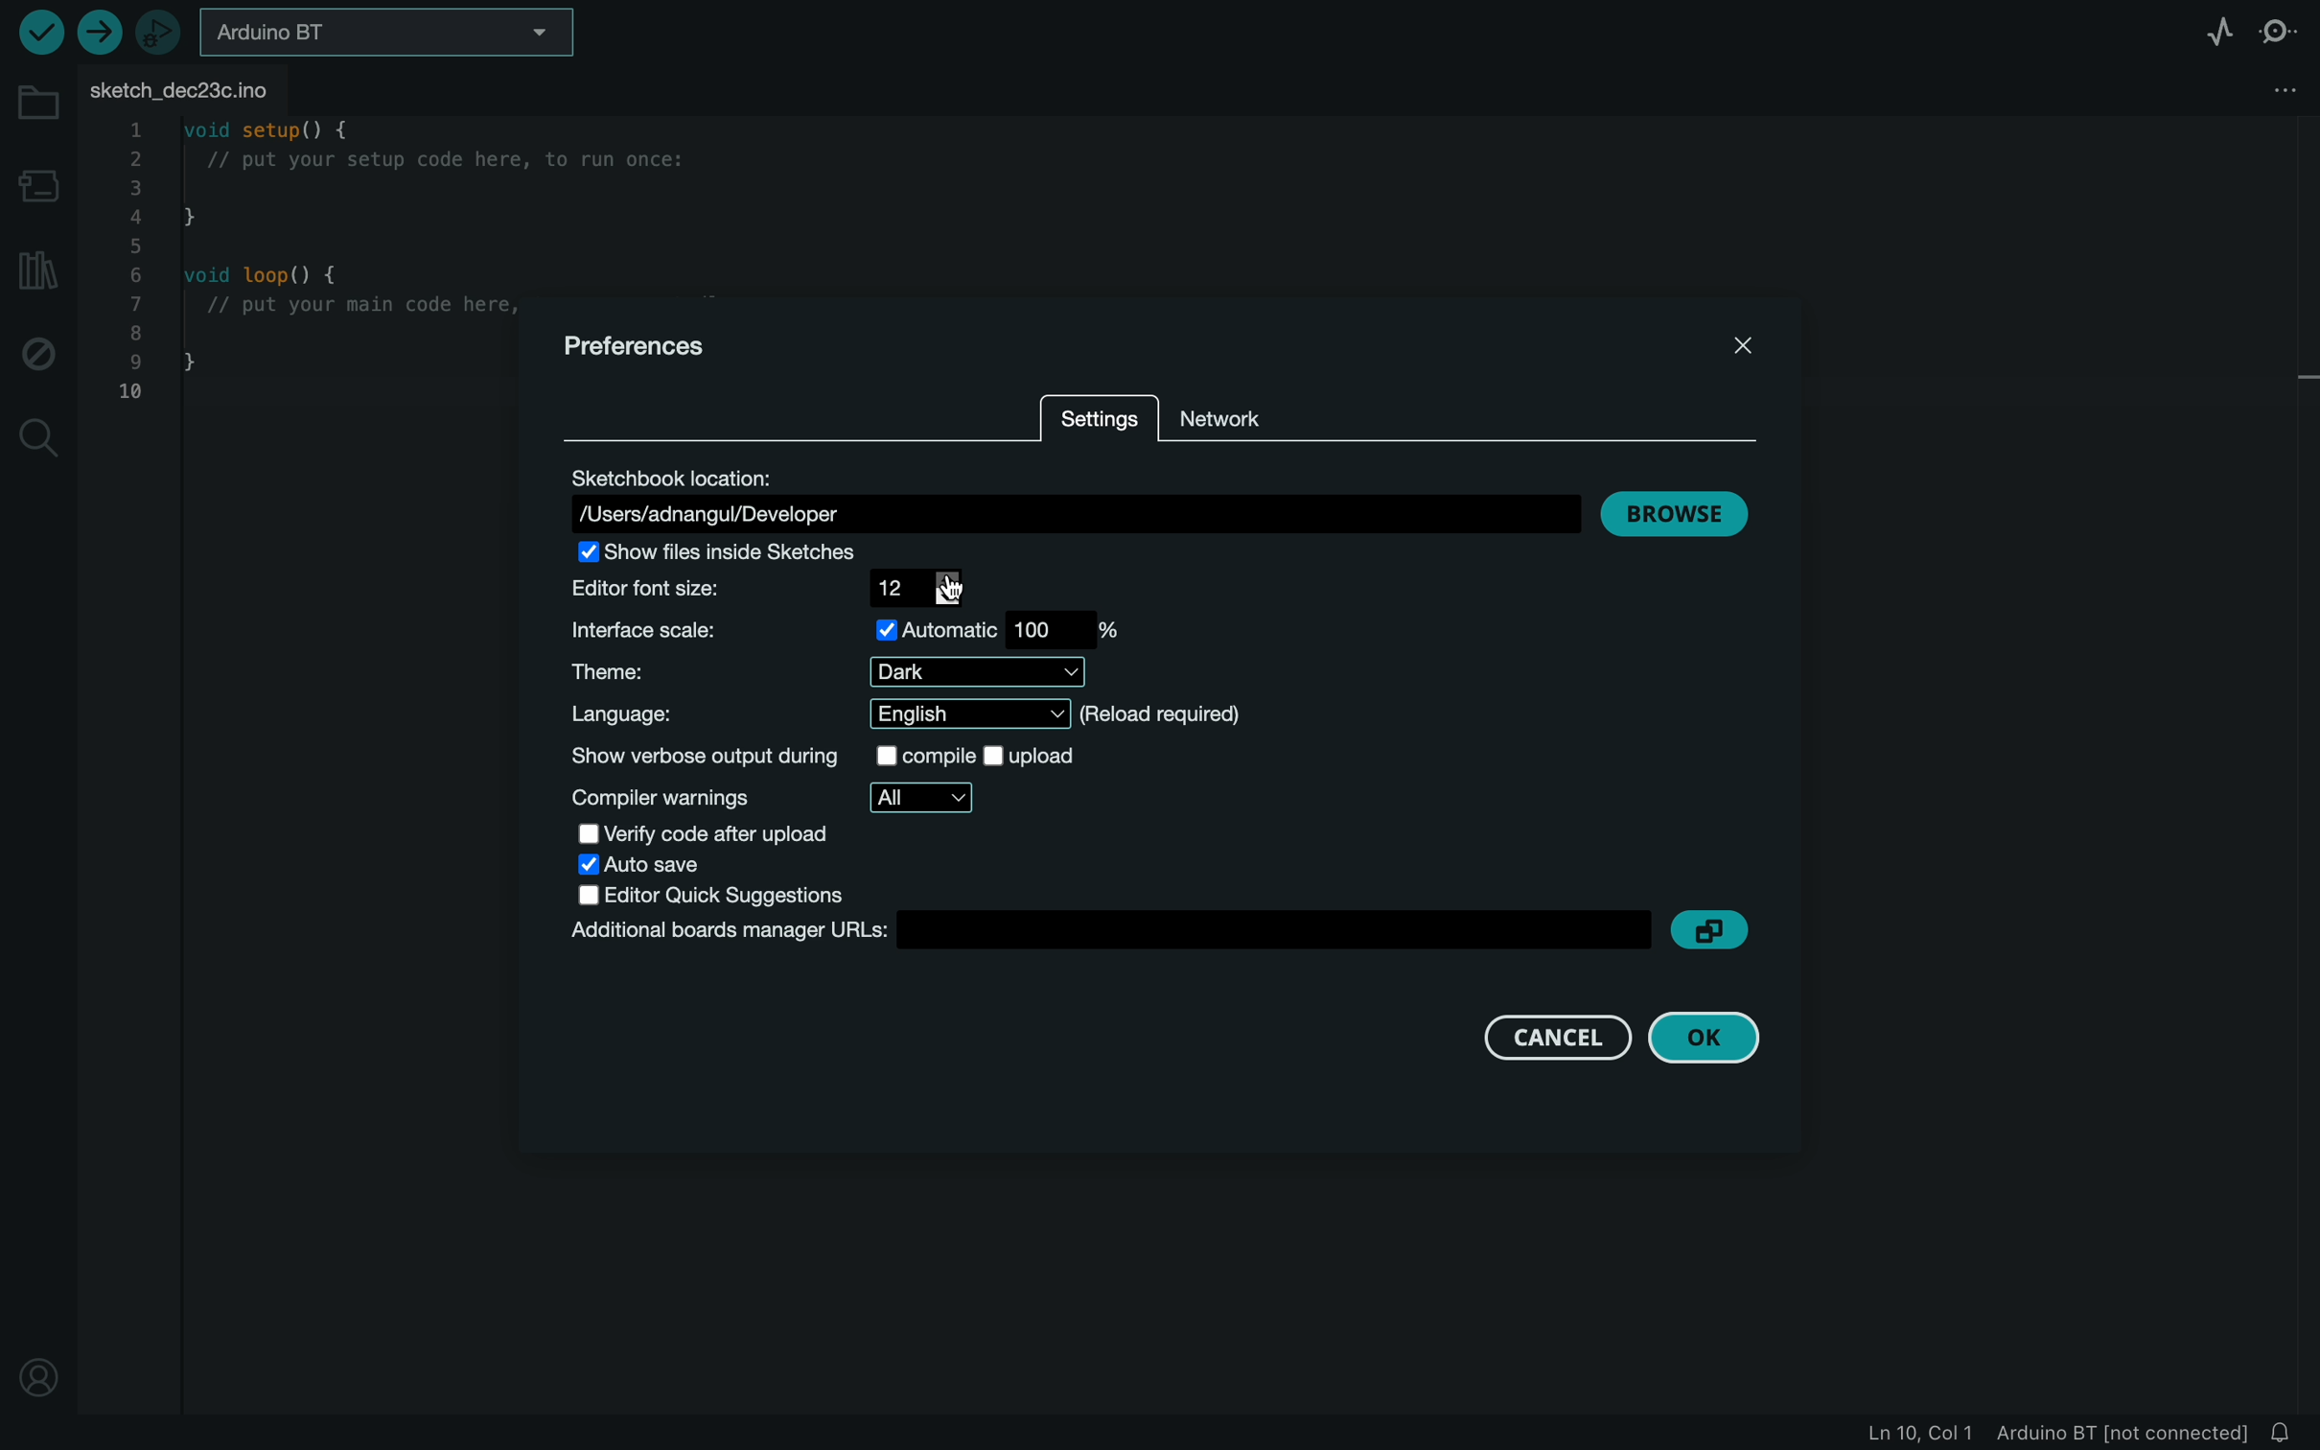 The image size is (2320, 1450). I want to click on upload, so click(101, 34).